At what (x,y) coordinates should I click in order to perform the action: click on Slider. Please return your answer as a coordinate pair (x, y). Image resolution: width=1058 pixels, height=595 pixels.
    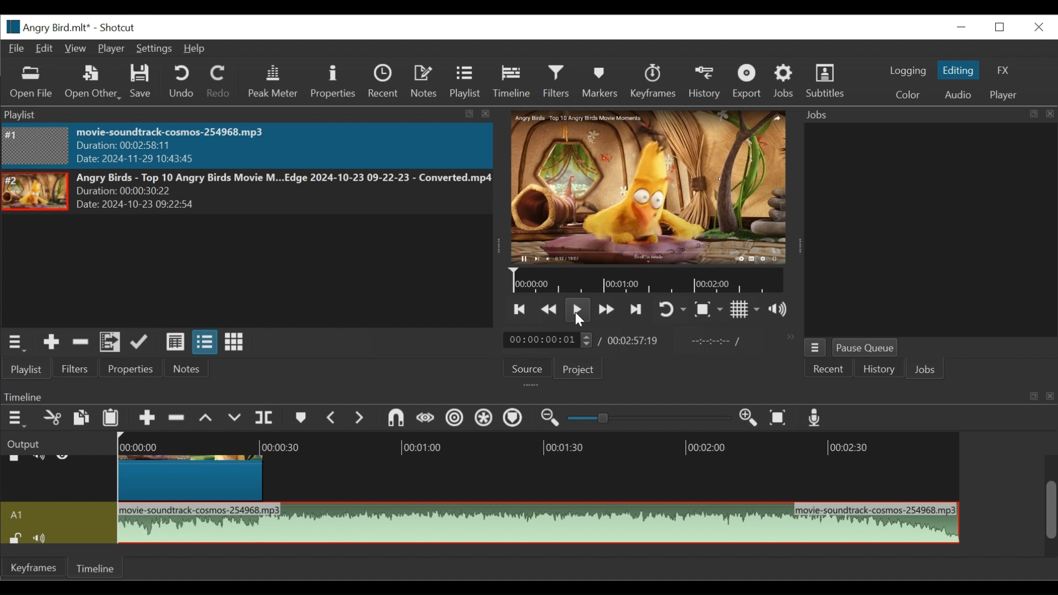
    Looking at the image, I should click on (650, 419).